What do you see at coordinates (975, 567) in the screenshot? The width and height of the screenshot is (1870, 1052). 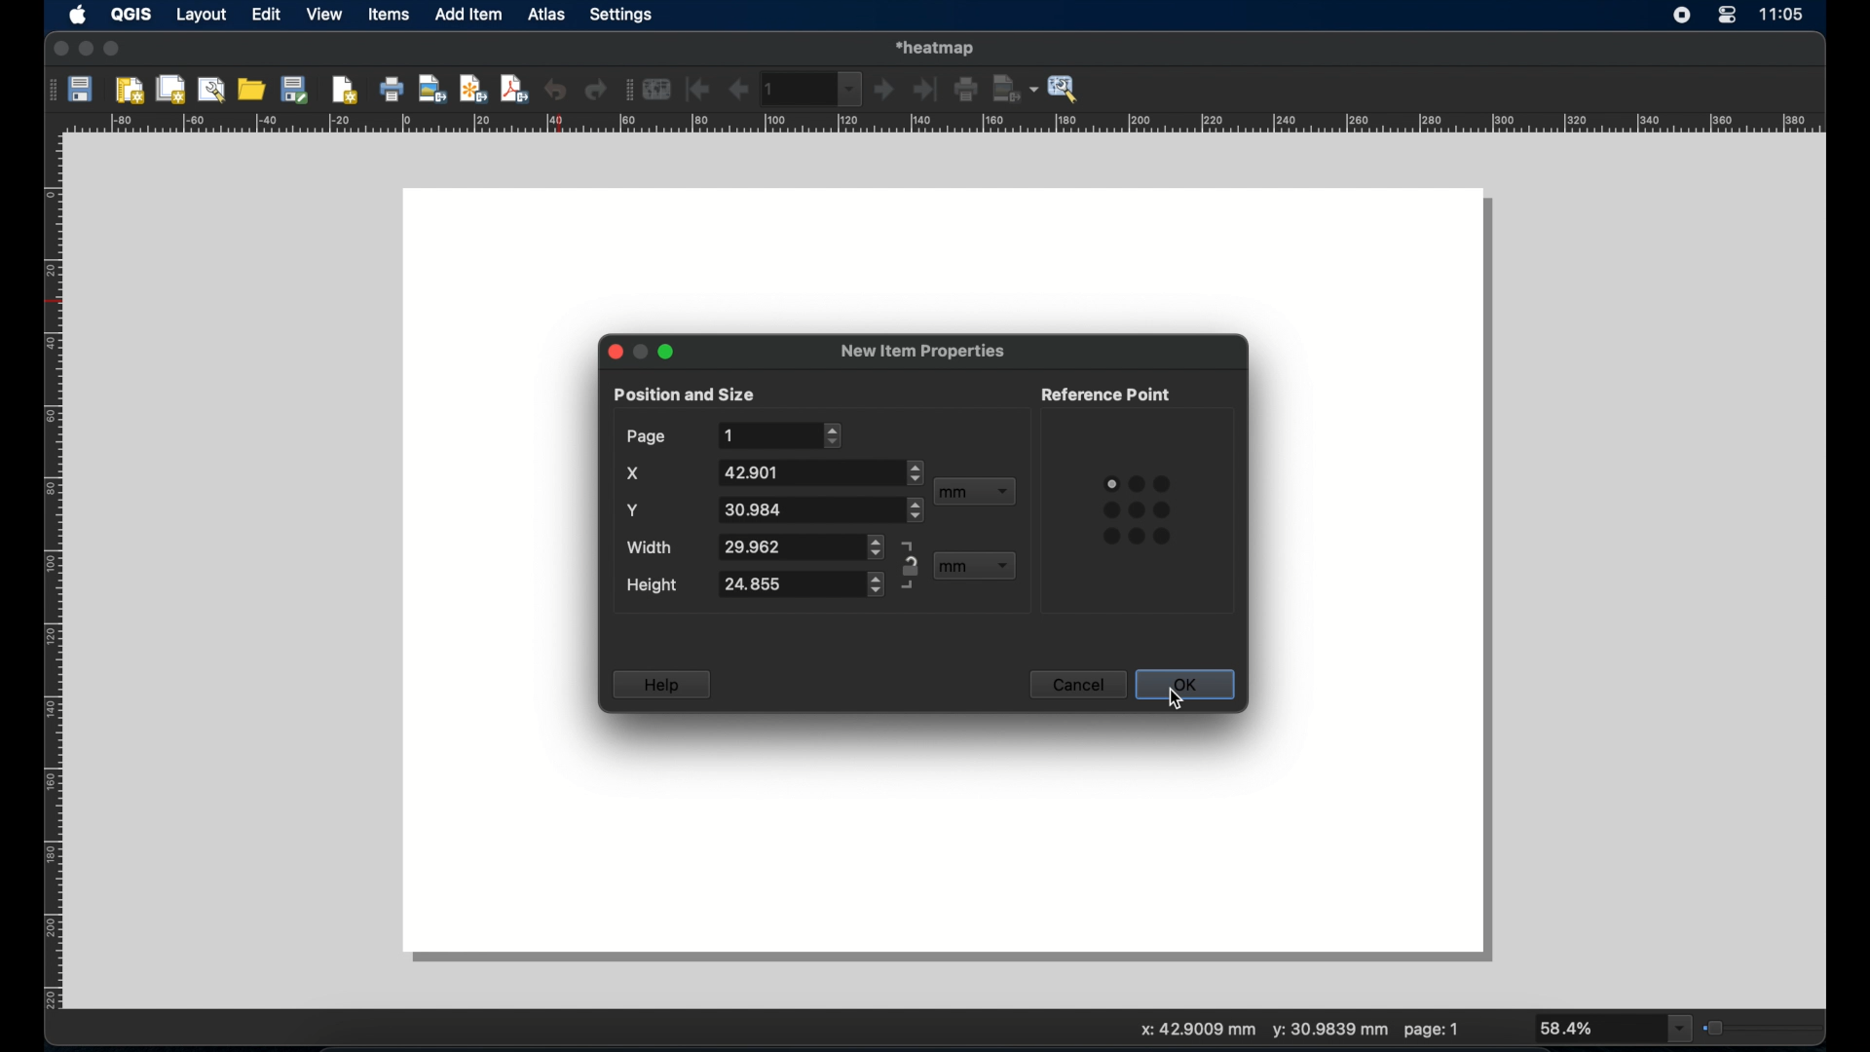 I see `heigh mm drop down` at bounding box center [975, 567].